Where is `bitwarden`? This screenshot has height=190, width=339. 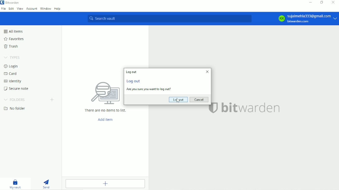
bitwarden is located at coordinates (251, 108).